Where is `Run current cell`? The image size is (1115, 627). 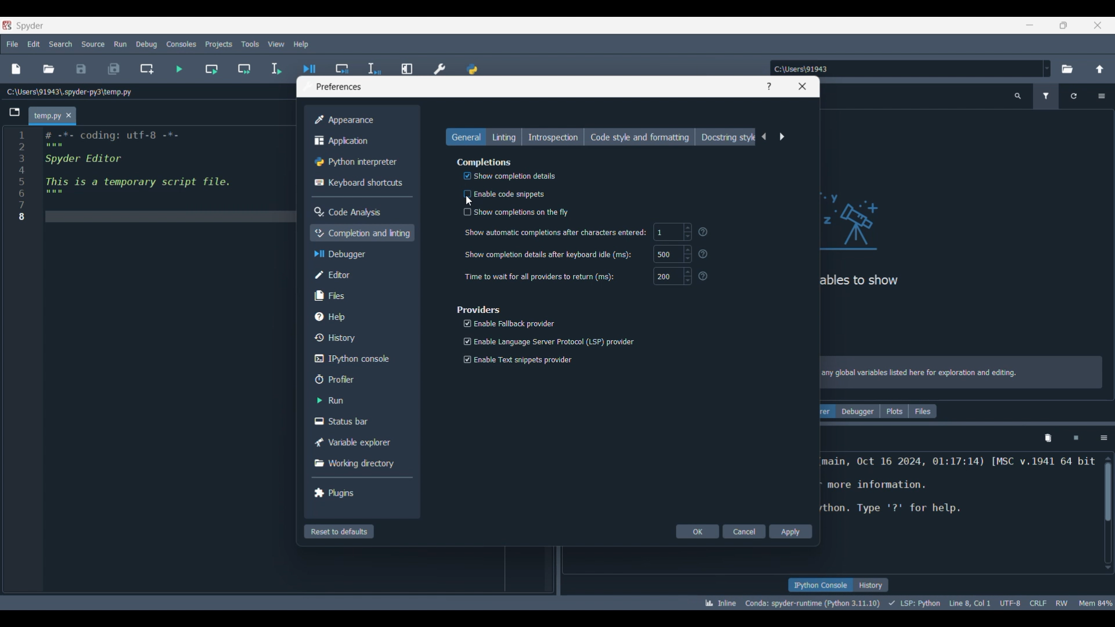 Run current cell is located at coordinates (212, 69).